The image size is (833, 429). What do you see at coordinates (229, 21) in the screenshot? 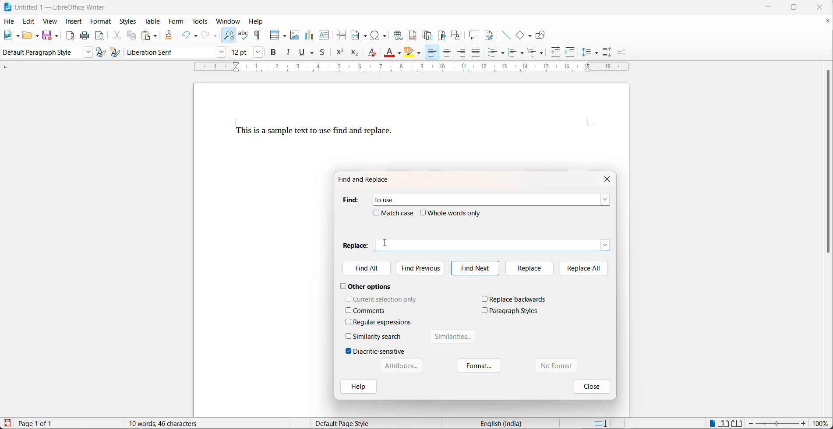
I see `window` at bounding box center [229, 21].